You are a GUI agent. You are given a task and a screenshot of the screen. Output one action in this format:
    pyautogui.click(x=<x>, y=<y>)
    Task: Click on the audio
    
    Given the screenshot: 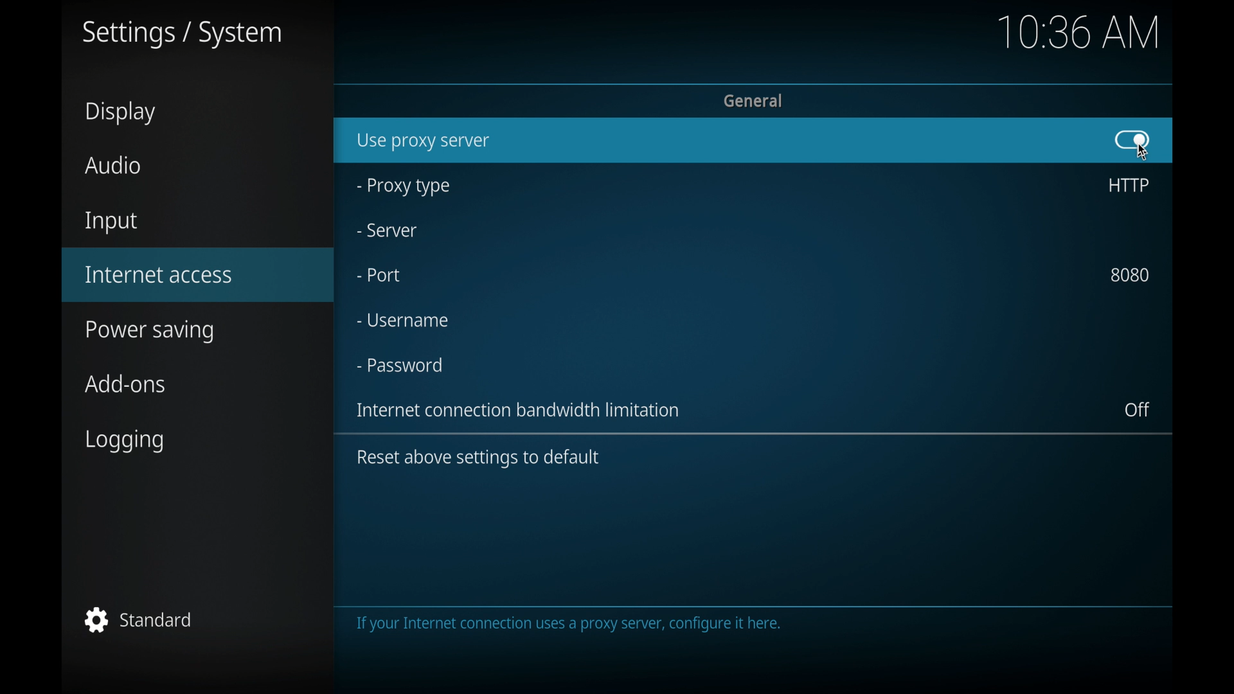 What is the action you would take?
    pyautogui.click(x=113, y=166)
    